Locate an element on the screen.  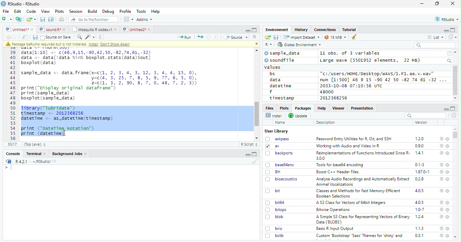
scroll bar is located at coordinates (257, 114).